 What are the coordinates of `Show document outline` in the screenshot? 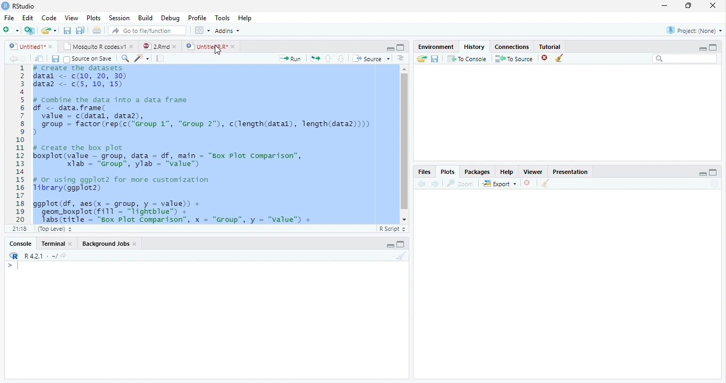 It's located at (401, 58).